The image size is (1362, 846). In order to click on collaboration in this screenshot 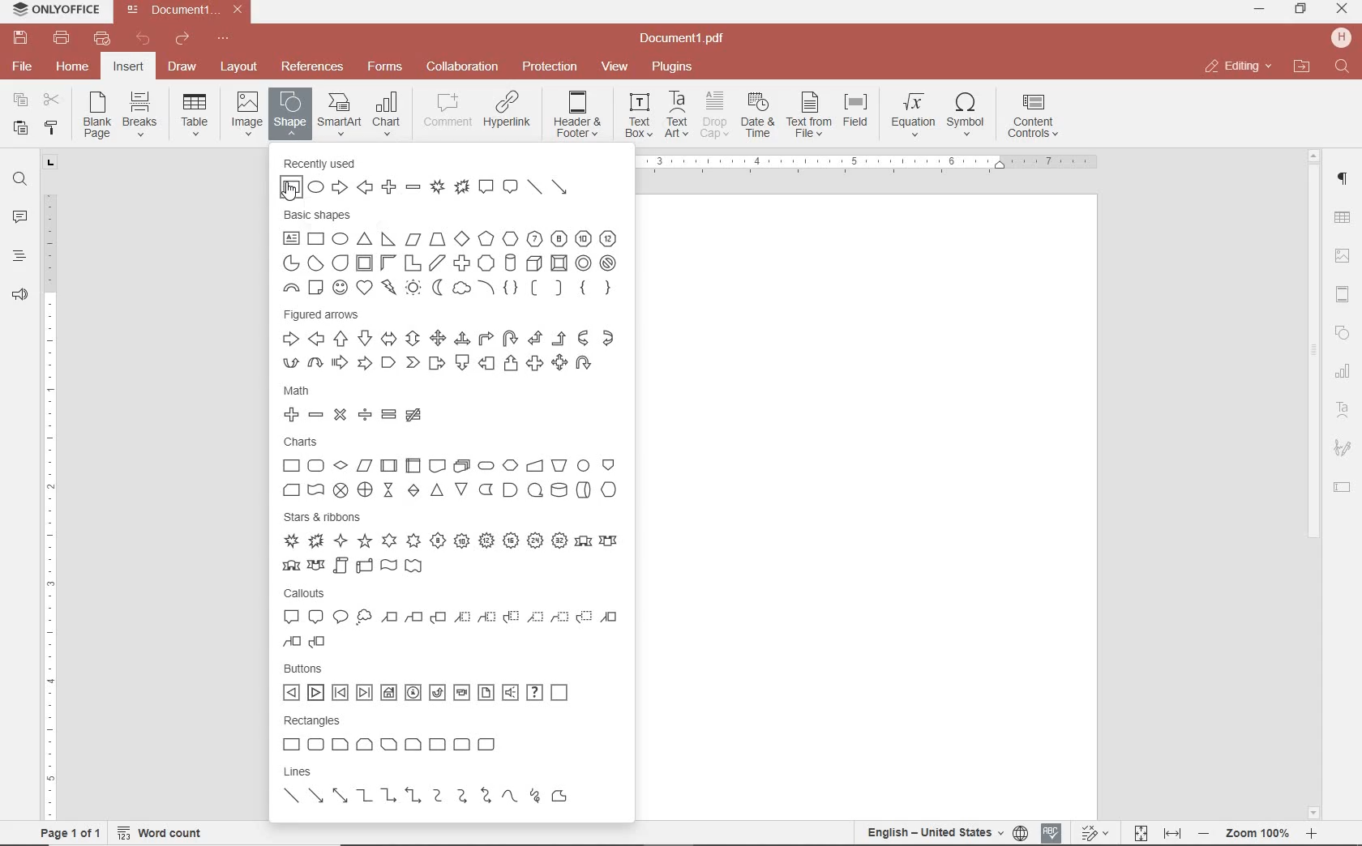, I will do `click(462, 67)`.